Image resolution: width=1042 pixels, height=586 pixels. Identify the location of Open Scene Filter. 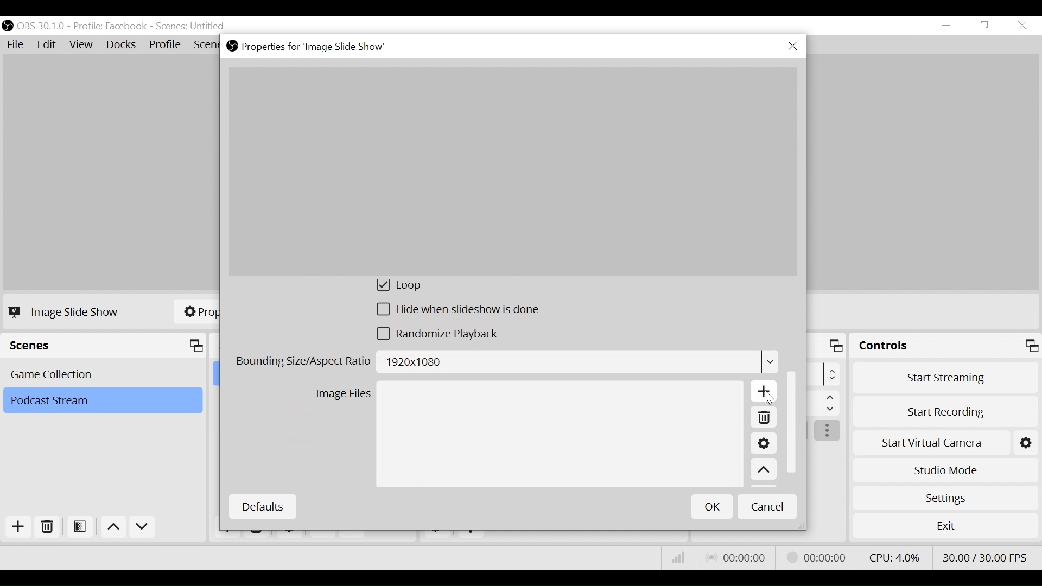
(82, 527).